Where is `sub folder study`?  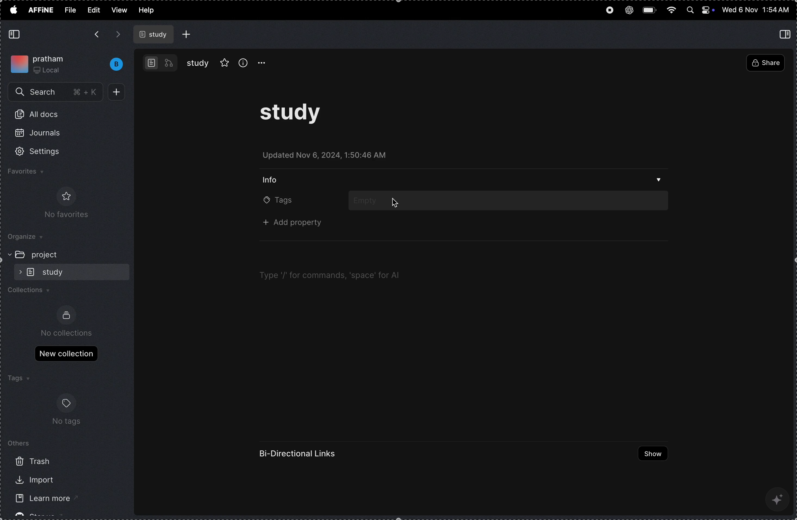
sub folder study is located at coordinates (55, 271).